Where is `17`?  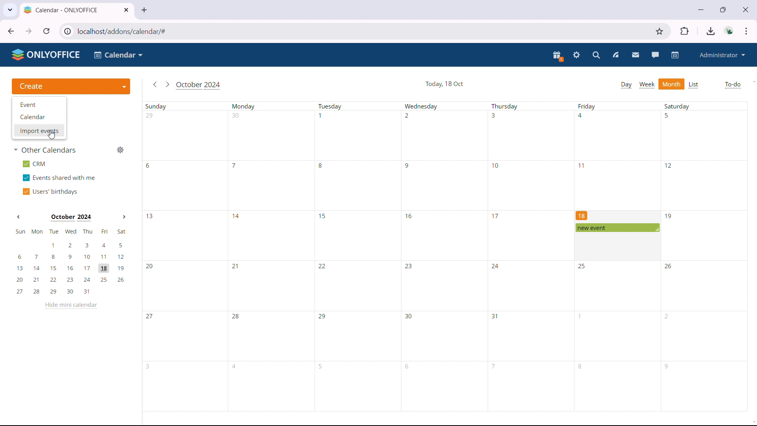
17 is located at coordinates (496, 216).